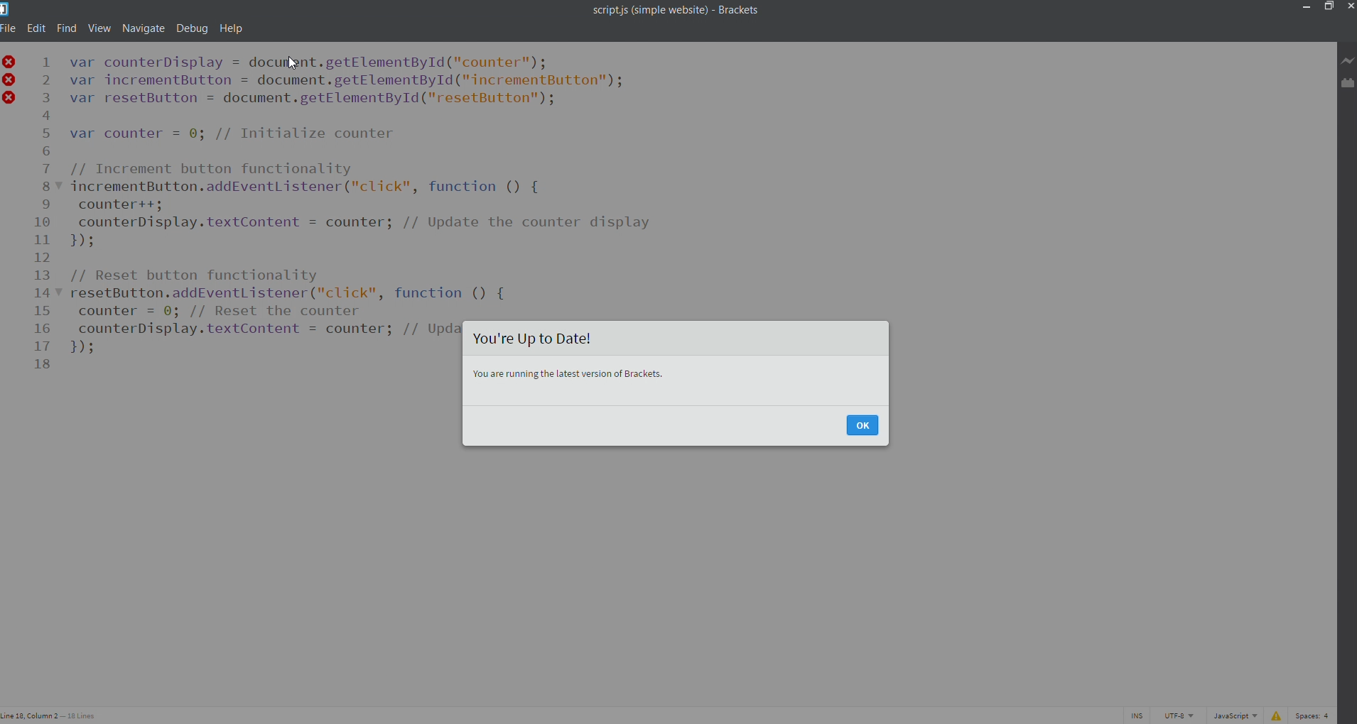 This screenshot has height=724, width=1357. What do you see at coordinates (1138, 715) in the screenshot?
I see `toggle cursor` at bounding box center [1138, 715].